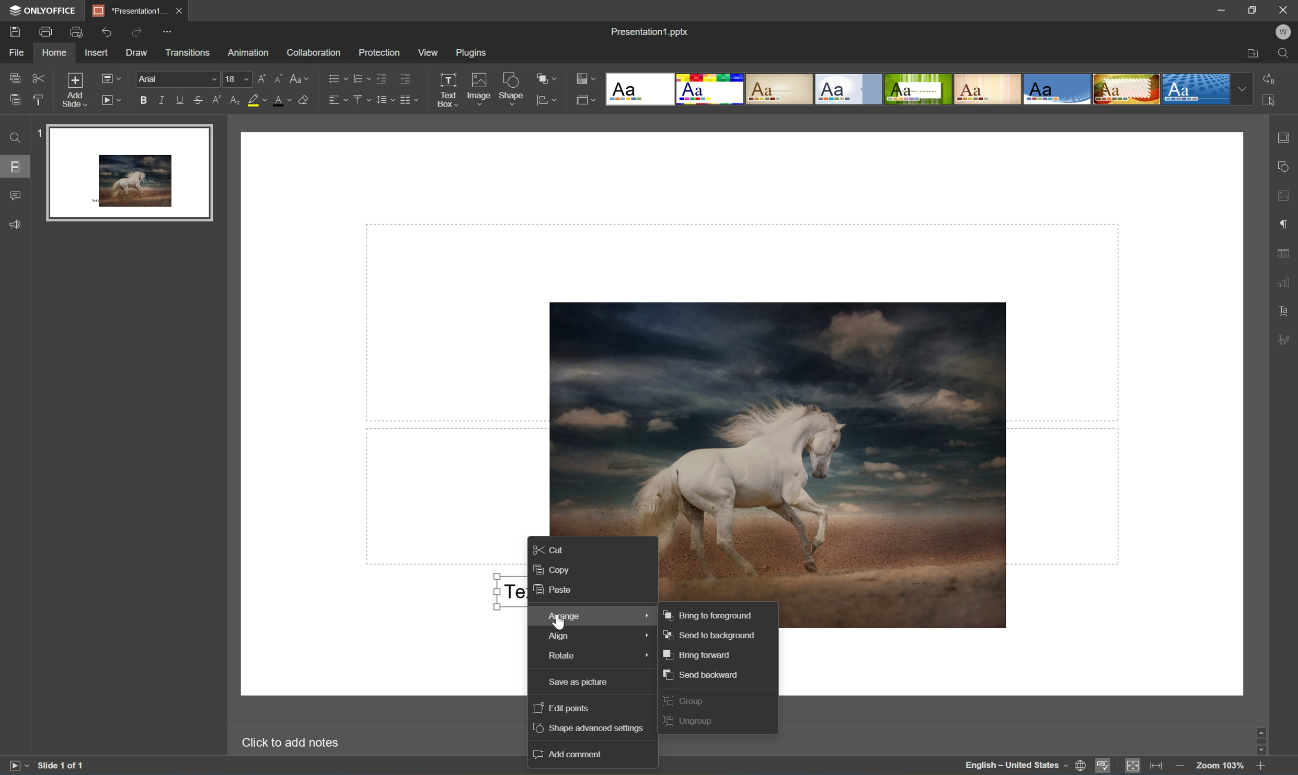 This screenshot has height=775, width=1298. I want to click on Paste, so click(15, 100).